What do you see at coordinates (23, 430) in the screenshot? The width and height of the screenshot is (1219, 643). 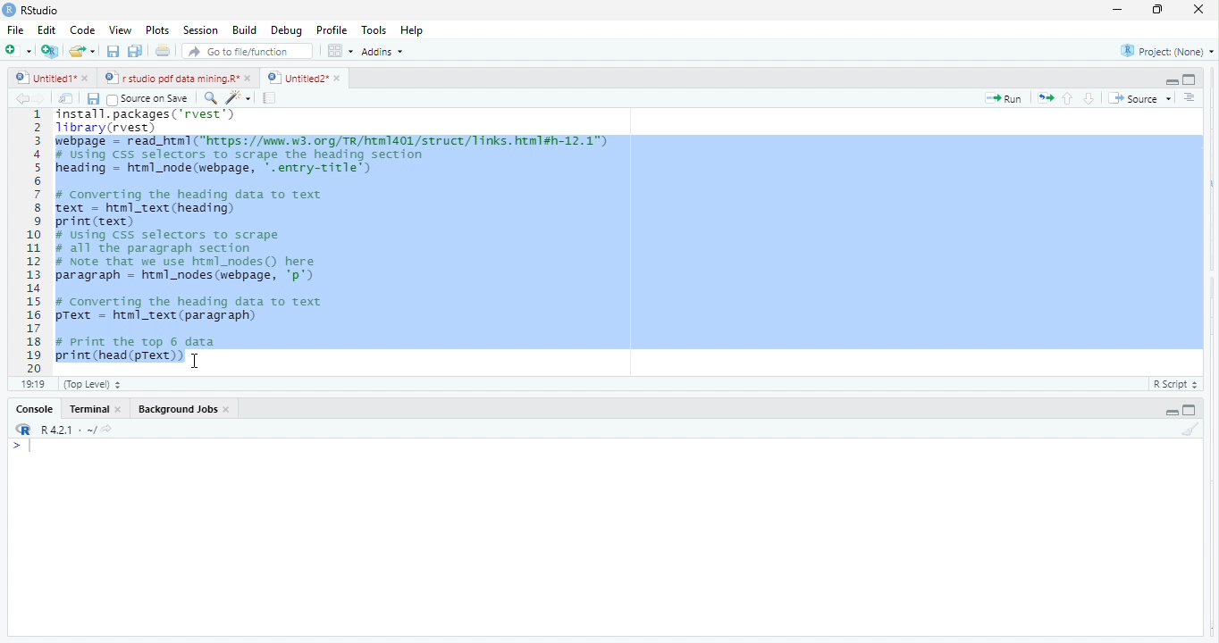 I see `rs studio logo` at bounding box center [23, 430].